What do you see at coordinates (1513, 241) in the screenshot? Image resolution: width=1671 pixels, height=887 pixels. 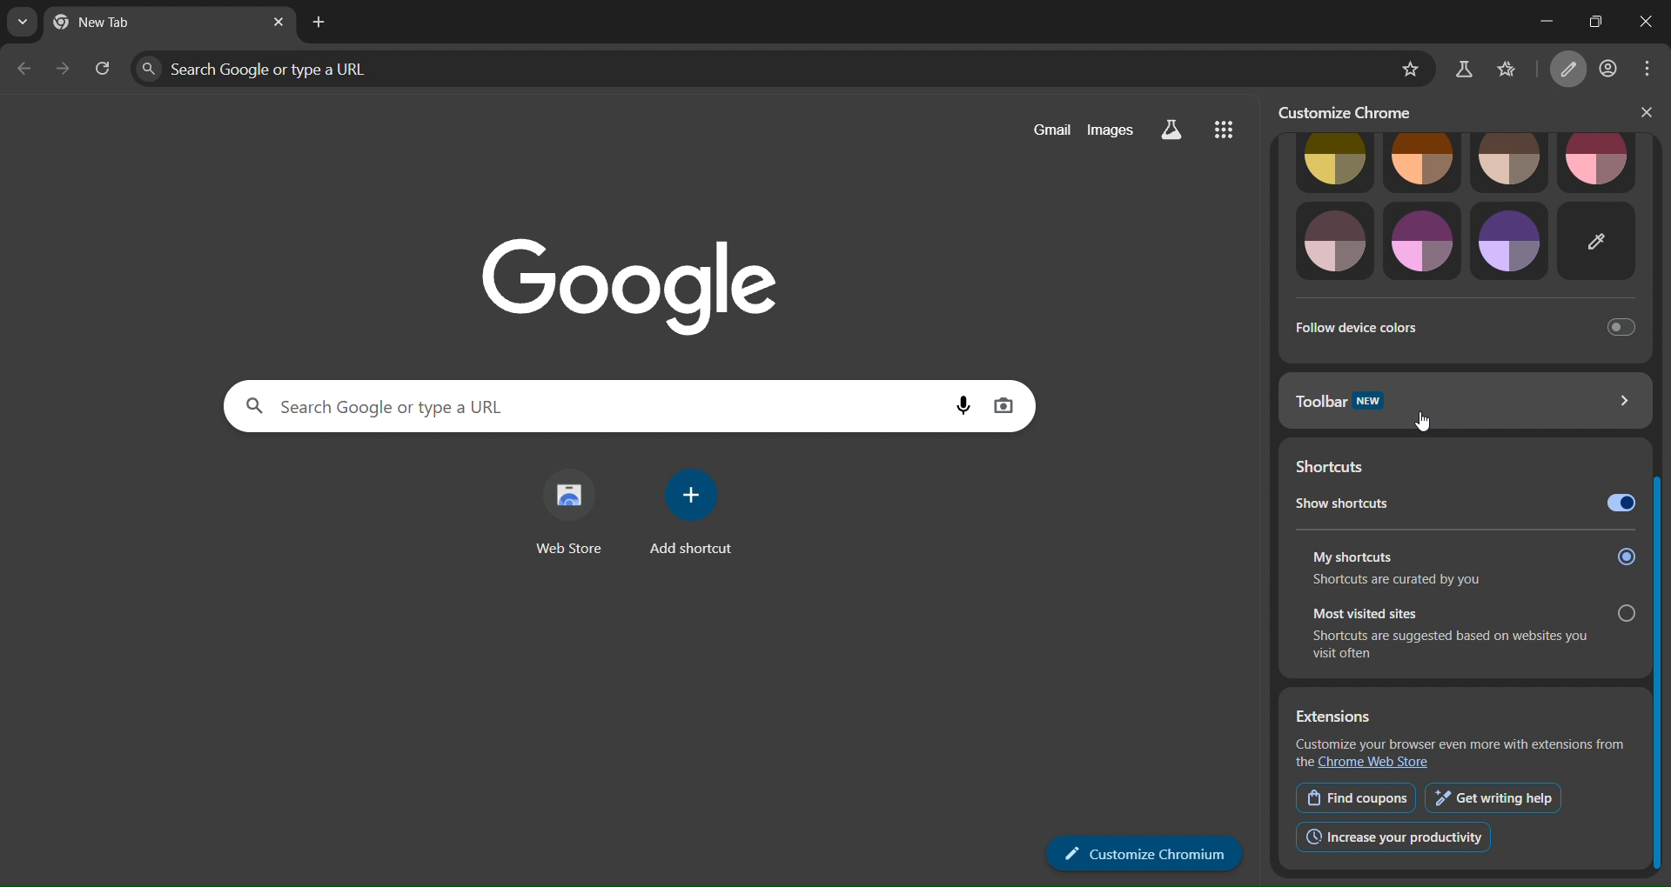 I see `image` at bounding box center [1513, 241].